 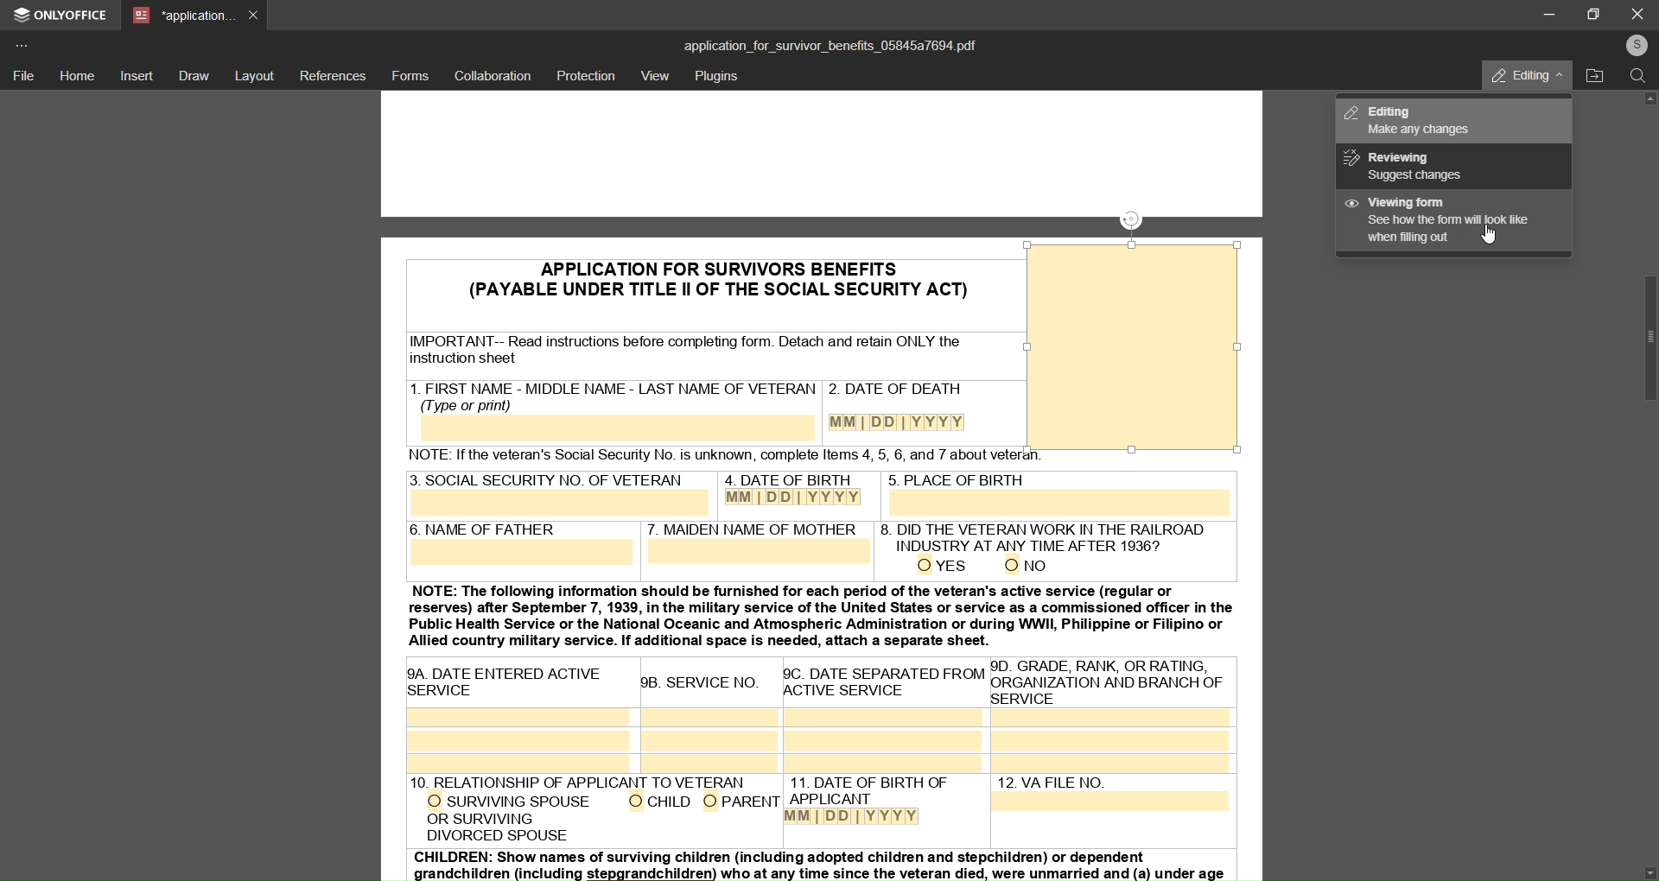 What do you see at coordinates (1134, 164) in the screenshot?
I see `PDF of application for survivors benefits` at bounding box center [1134, 164].